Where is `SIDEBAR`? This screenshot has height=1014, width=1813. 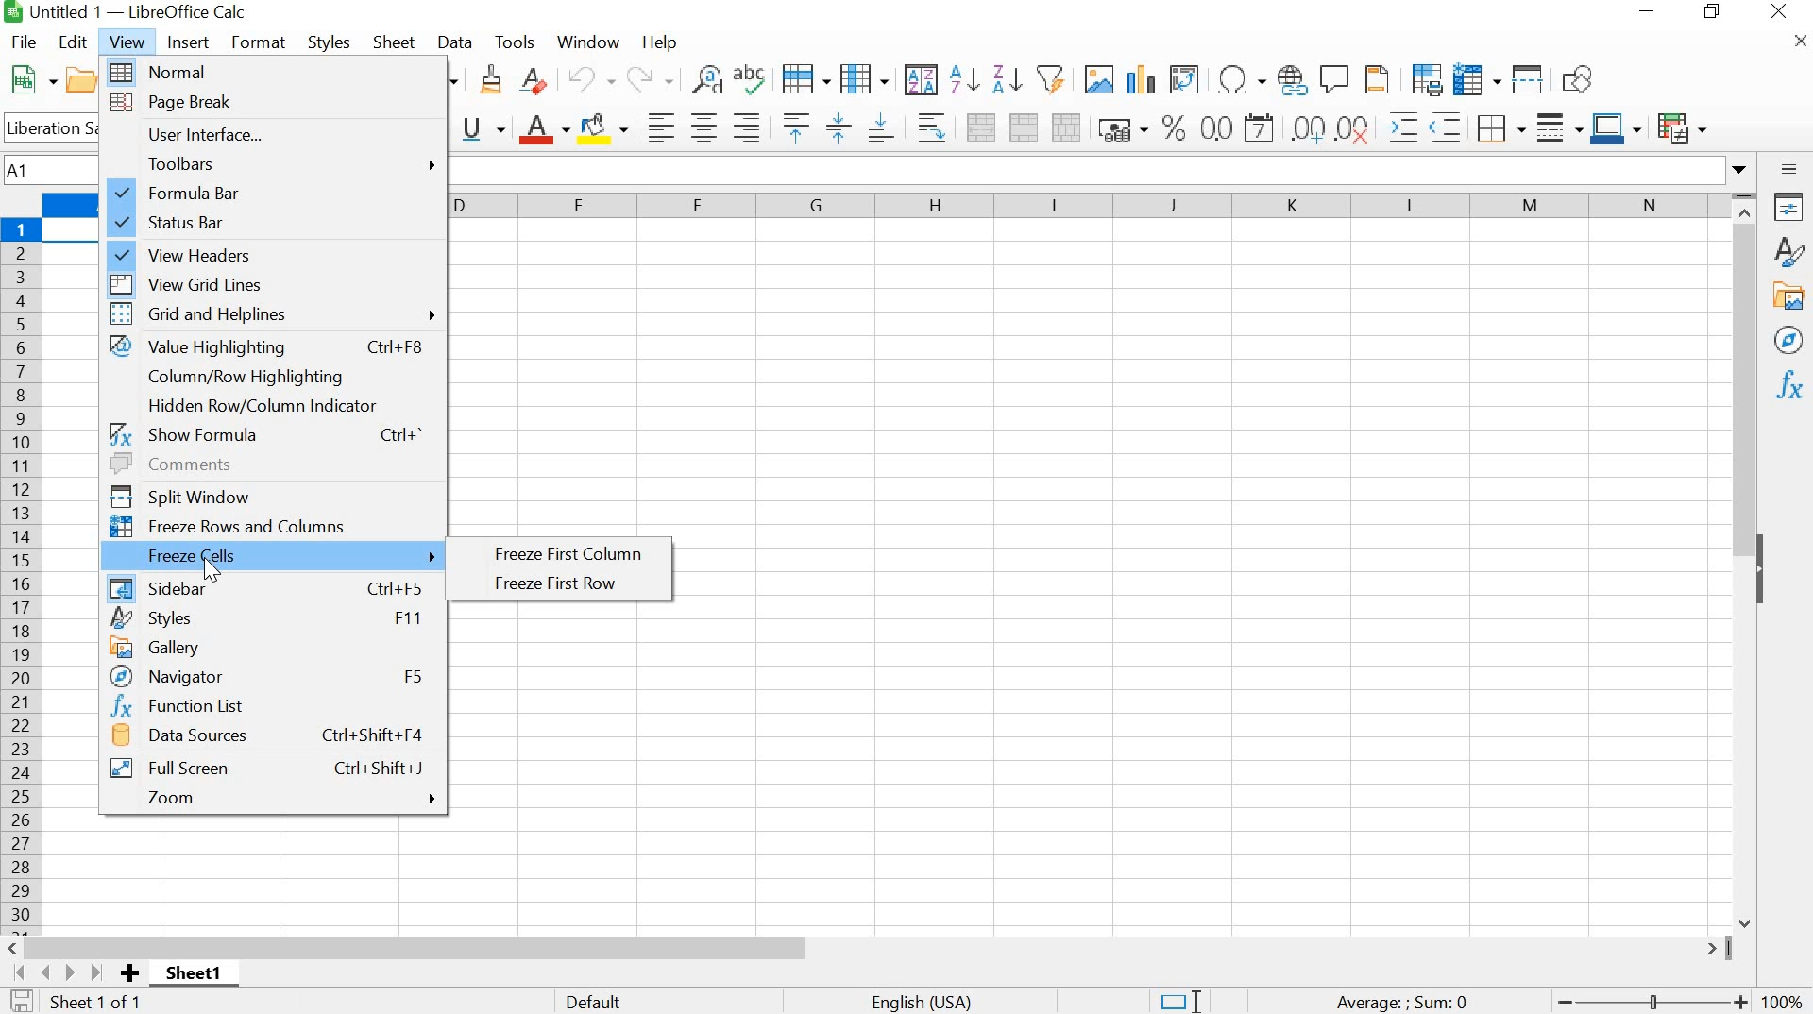 SIDEBAR is located at coordinates (266, 585).